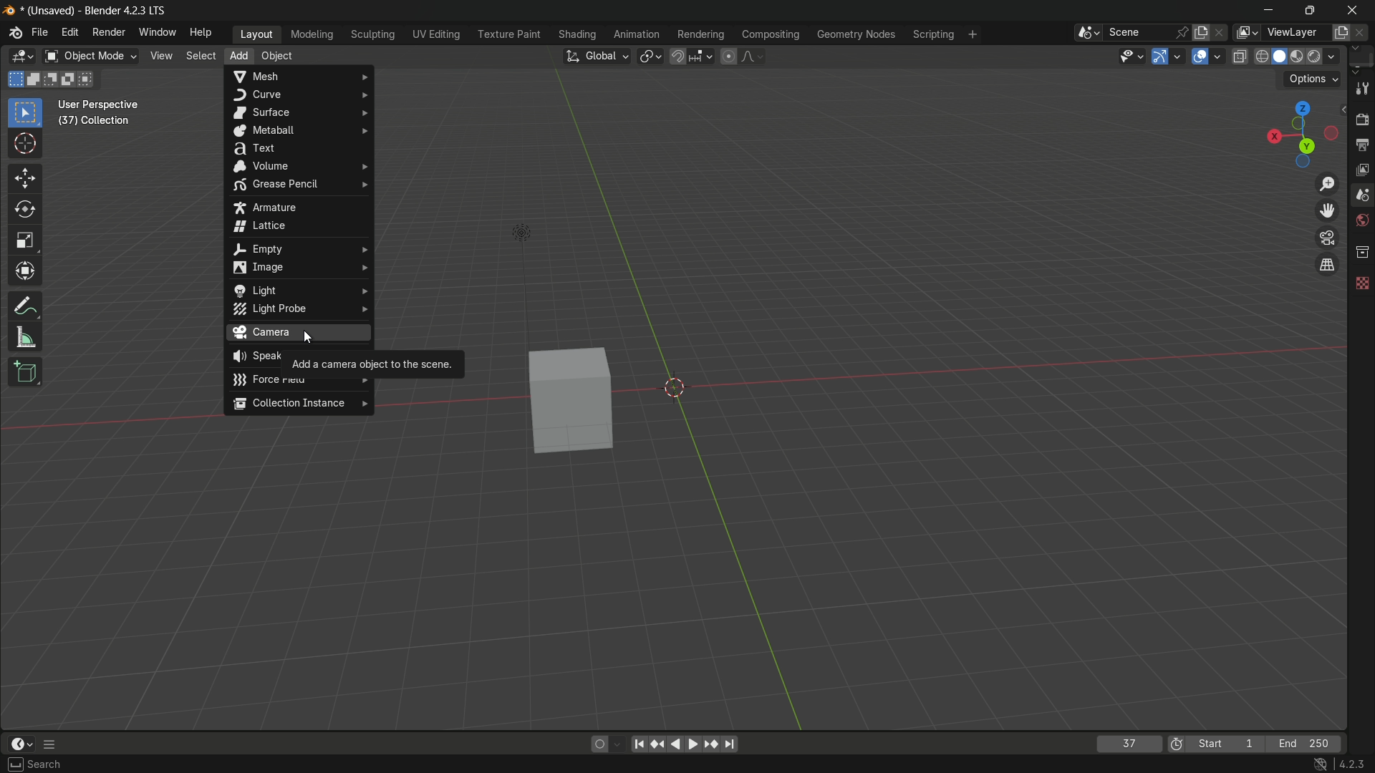 This screenshot has width=1375, height=773. Describe the element at coordinates (1225, 34) in the screenshot. I see `delete scene` at that location.